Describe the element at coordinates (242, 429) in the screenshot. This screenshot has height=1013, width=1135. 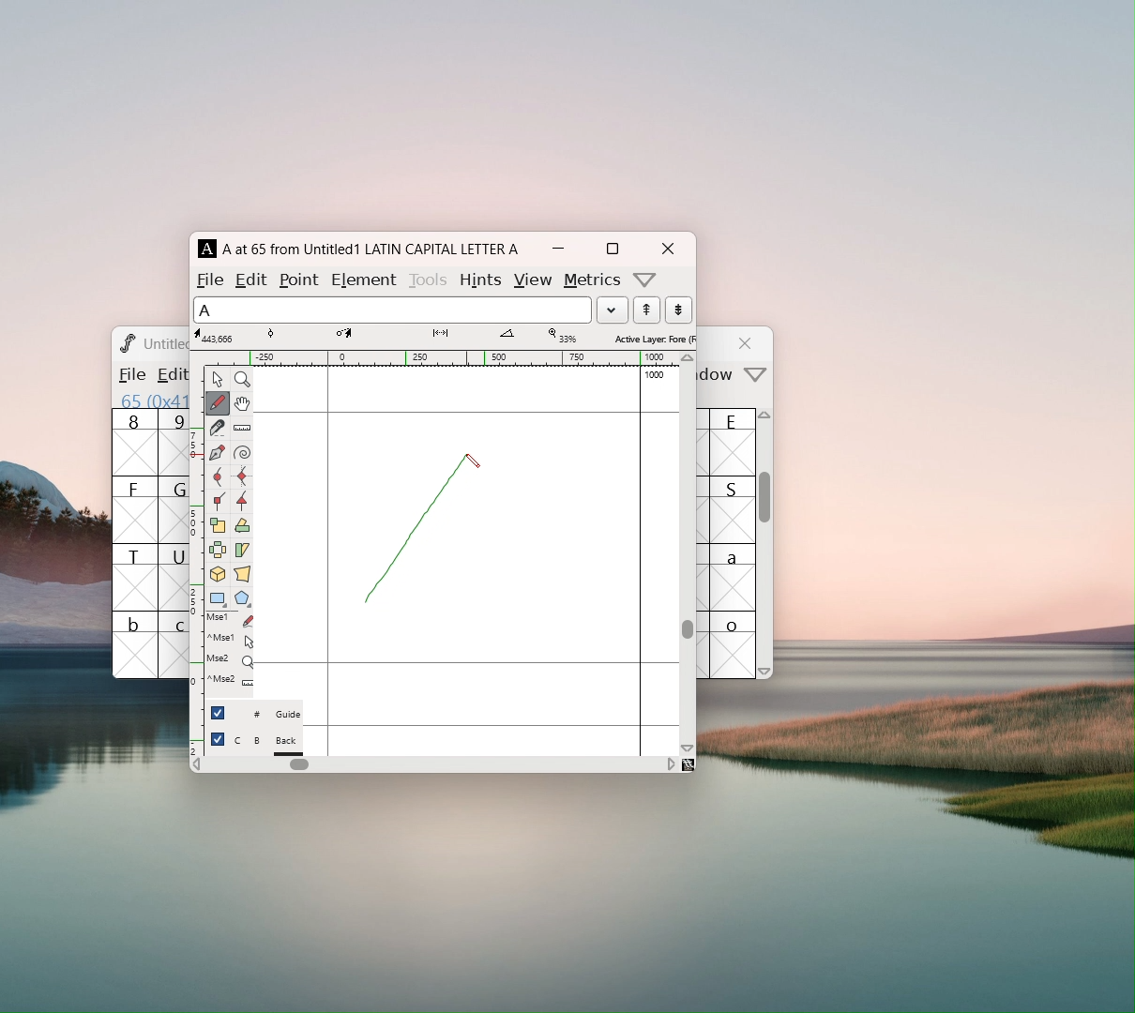
I see `measure distance, angle between points` at that location.